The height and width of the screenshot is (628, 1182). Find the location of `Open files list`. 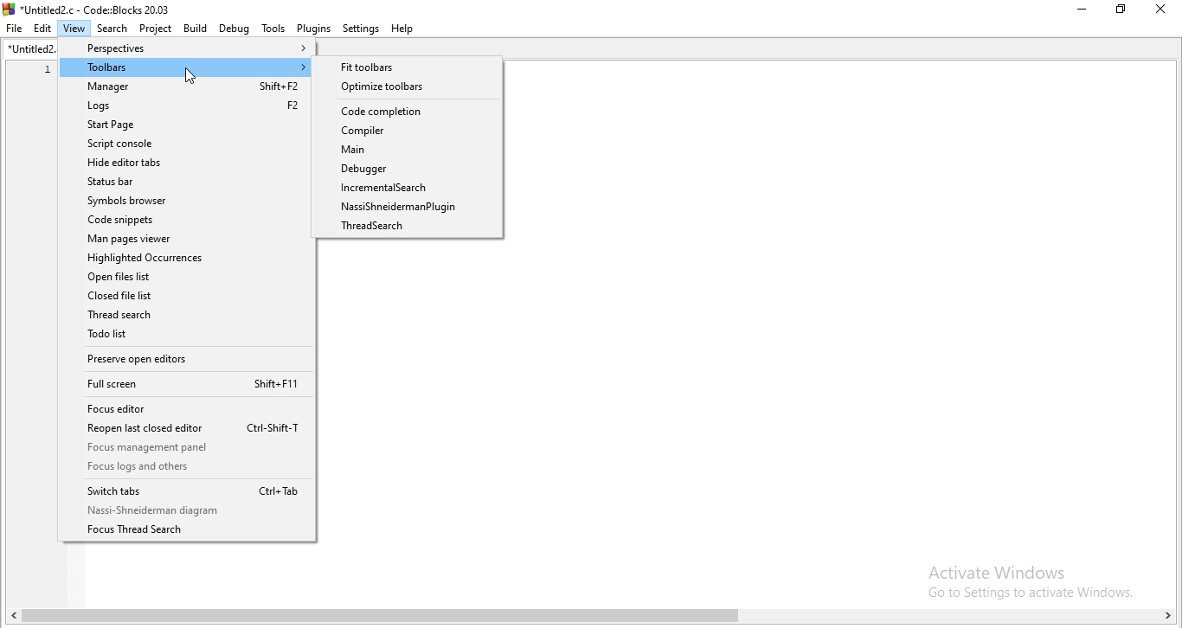

Open files list is located at coordinates (179, 279).